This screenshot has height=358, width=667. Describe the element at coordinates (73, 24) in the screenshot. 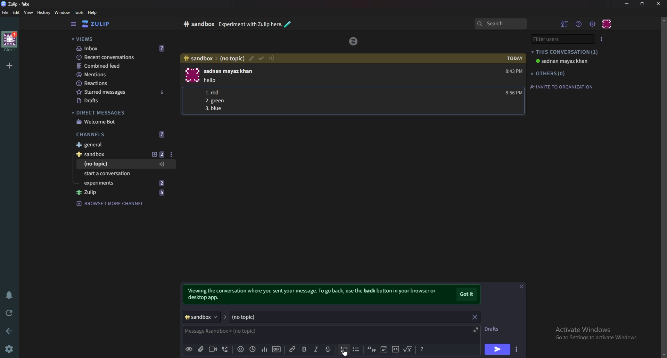

I see `Hide sidebar` at that location.